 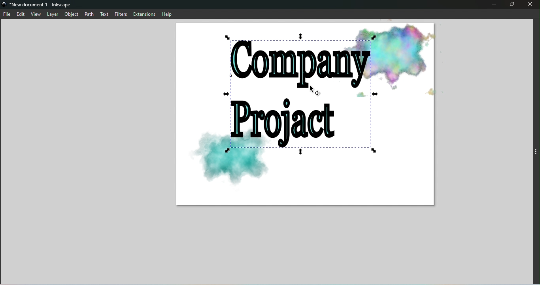 I want to click on Object, so click(x=72, y=15).